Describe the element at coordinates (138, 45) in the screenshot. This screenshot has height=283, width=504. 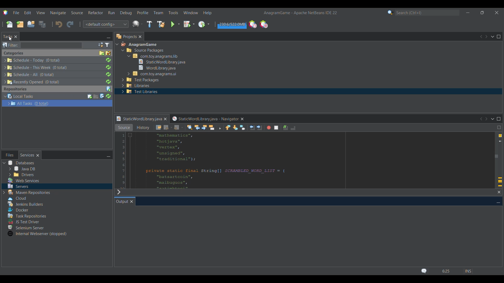
I see `` at that location.